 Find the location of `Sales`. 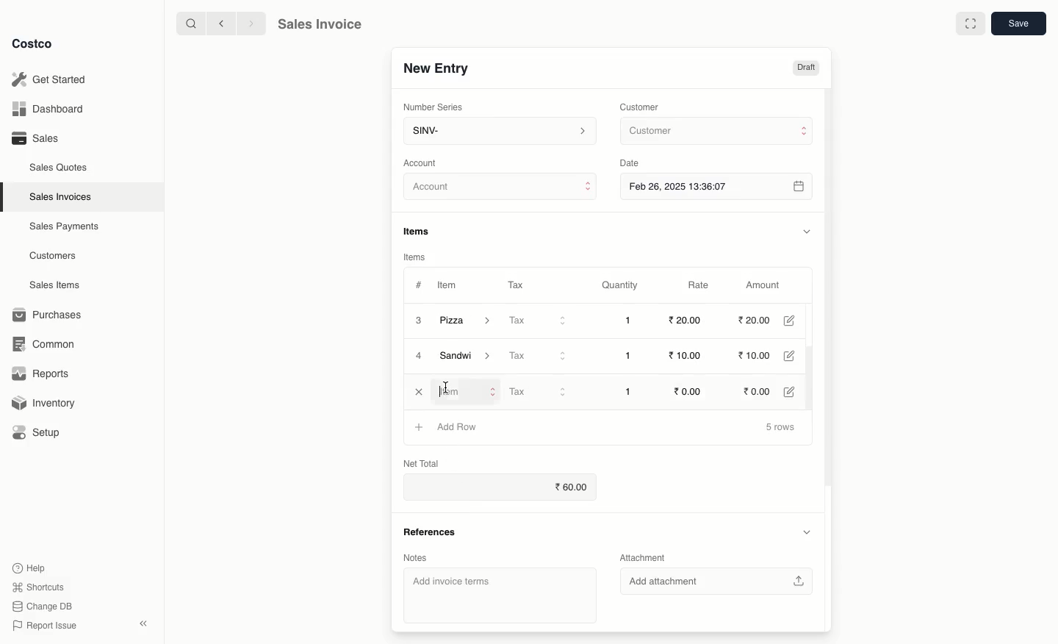

Sales is located at coordinates (35, 138).